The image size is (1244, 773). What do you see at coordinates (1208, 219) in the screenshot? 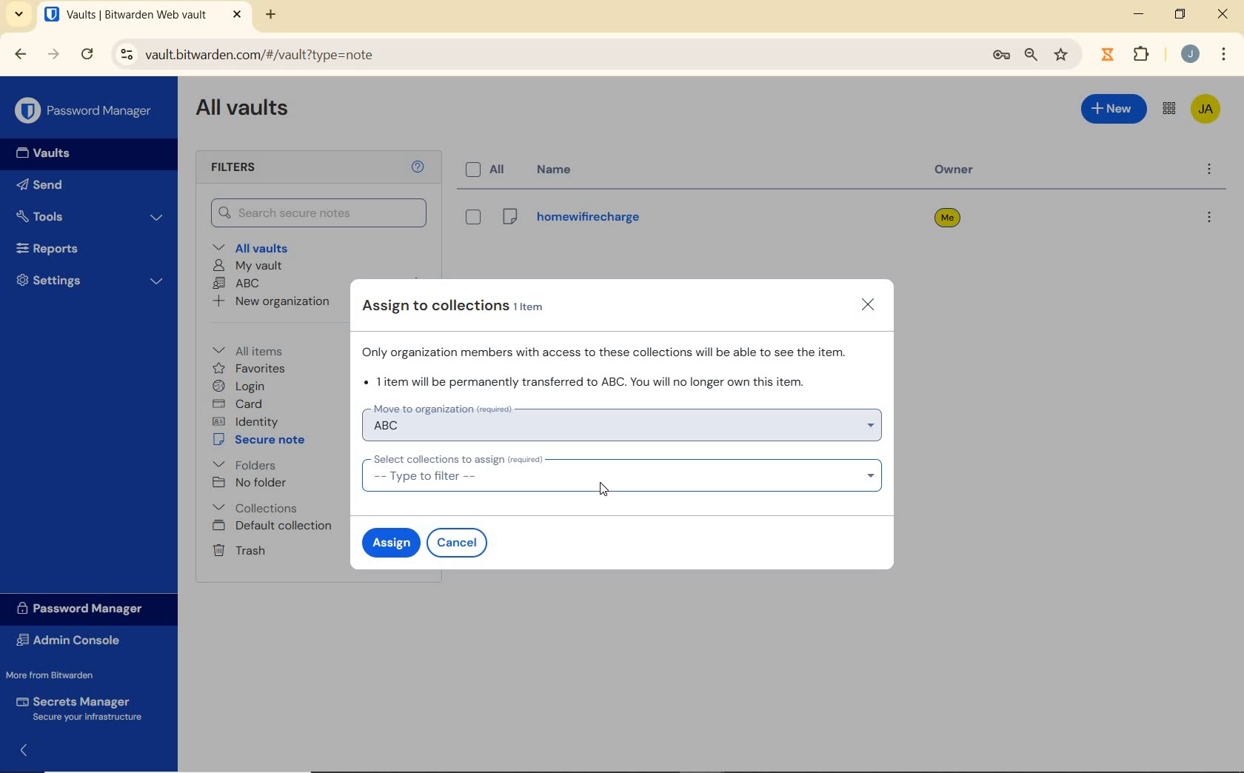
I see `more options` at bounding box center [1208, 219].